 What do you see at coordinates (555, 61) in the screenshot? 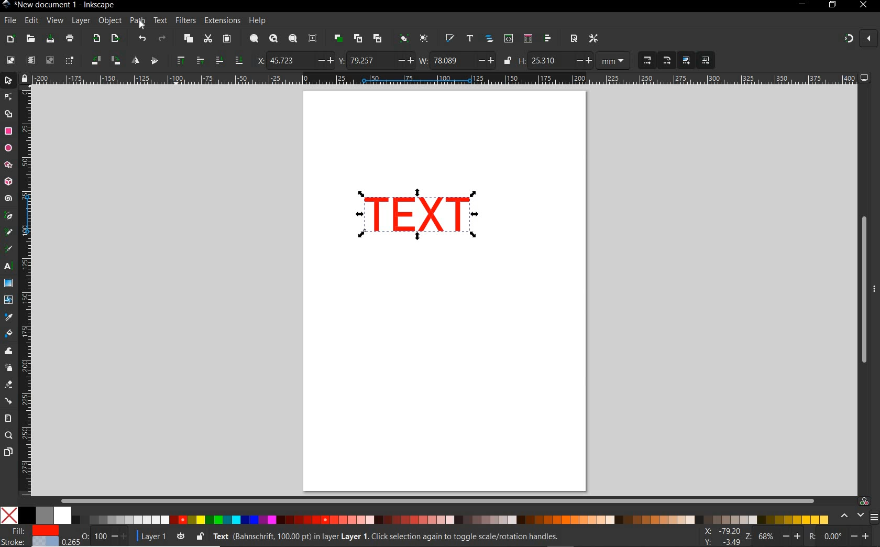
I see `HEIGHT OF SELECTION` at bounding box center [555, 61].